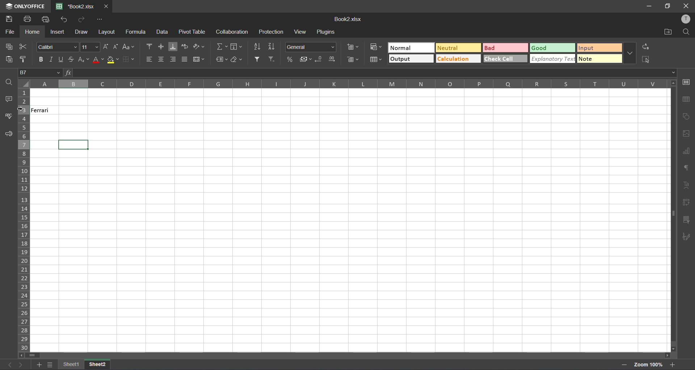 The width and height of the screenshot is (695, 370). What do you see at coordinates (505, 58) in the screenshot?
I see `check cell` at bounding box center [505, 58].